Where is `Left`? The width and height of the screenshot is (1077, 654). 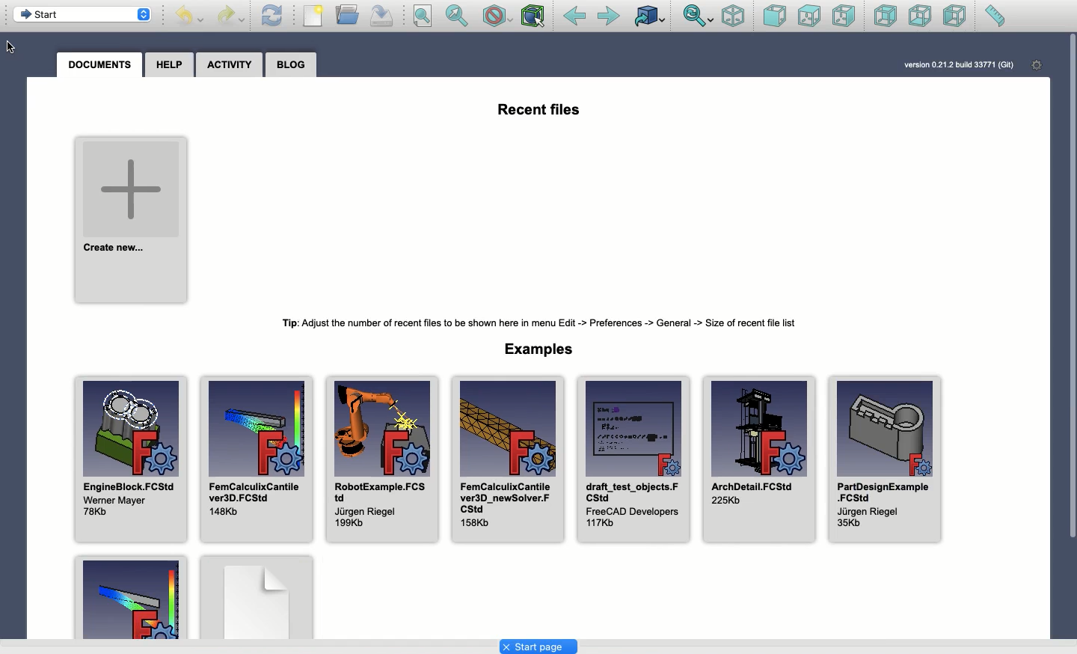
Left is located at coordinates (954, 16).